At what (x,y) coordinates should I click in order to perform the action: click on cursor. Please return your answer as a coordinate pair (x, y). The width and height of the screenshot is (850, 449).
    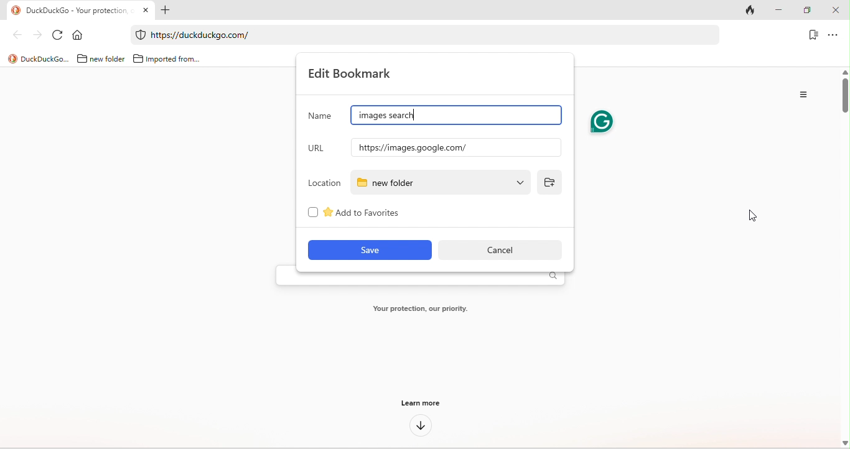
    Looking at the image, I should click on (752, 215).